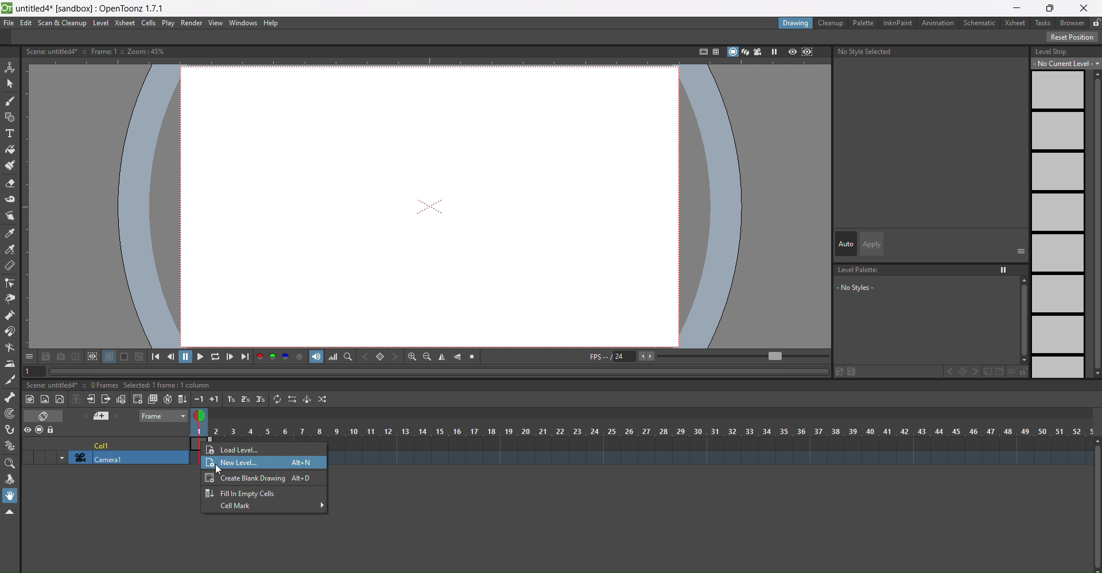 This screenshot has height=573, width=1102. Describe the element at coordinates (46, 356) in the screenshot. I see `tool` at that location.